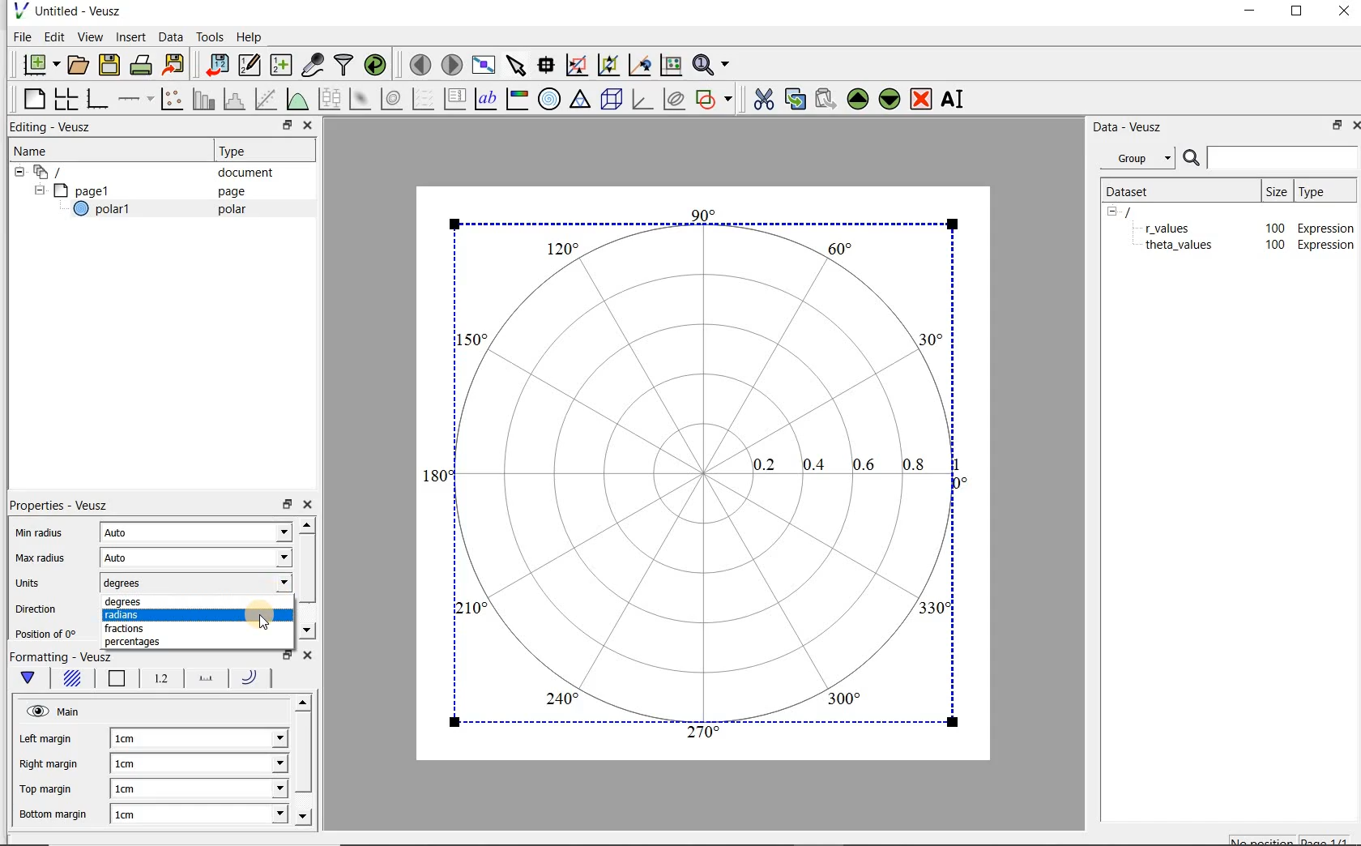 The width and height of the screenshot is (1361, 846). Describe the element at coordinates (120, 678) in the screenshot. I see `Border` at that location.